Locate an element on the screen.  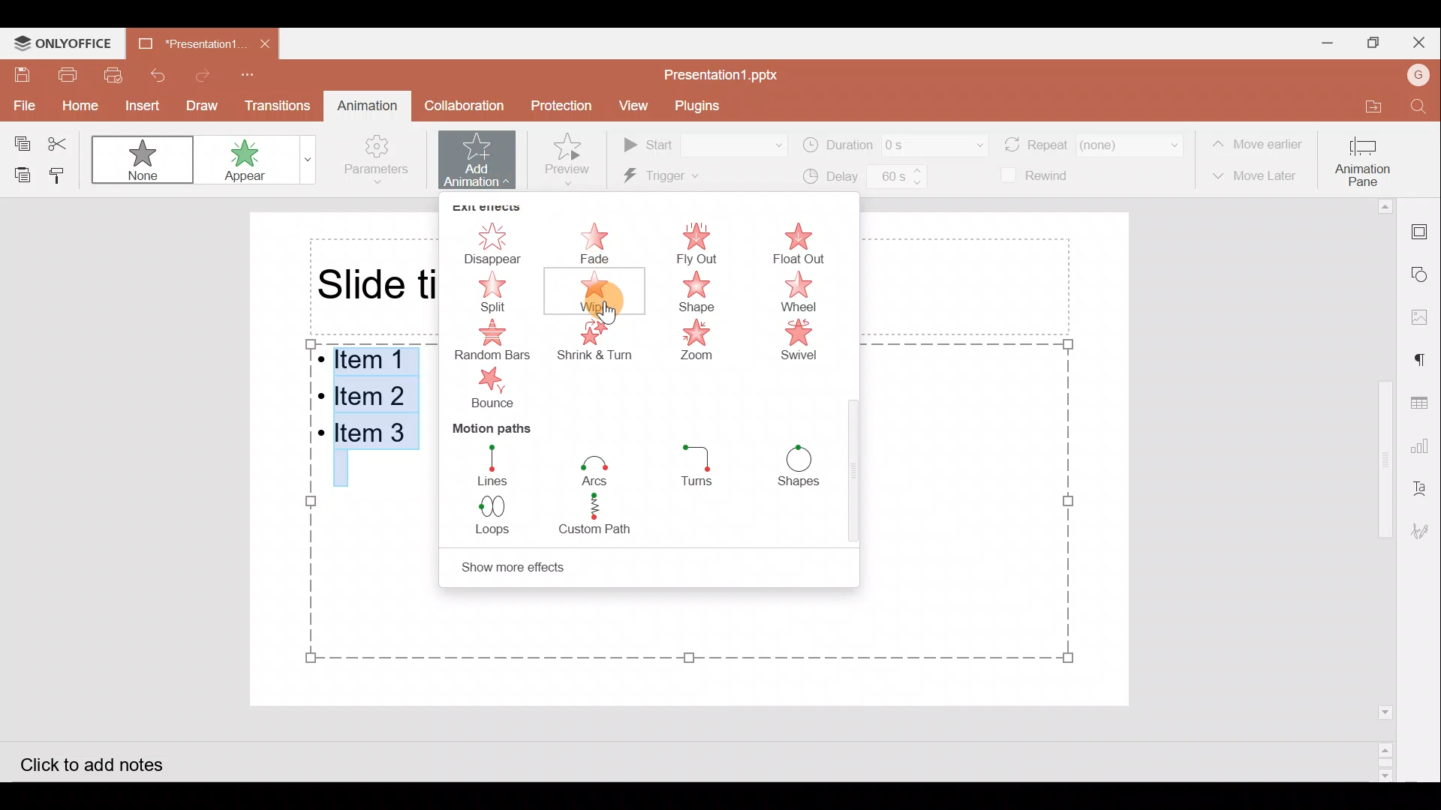
Fly out is located at coordinates (695, 241).